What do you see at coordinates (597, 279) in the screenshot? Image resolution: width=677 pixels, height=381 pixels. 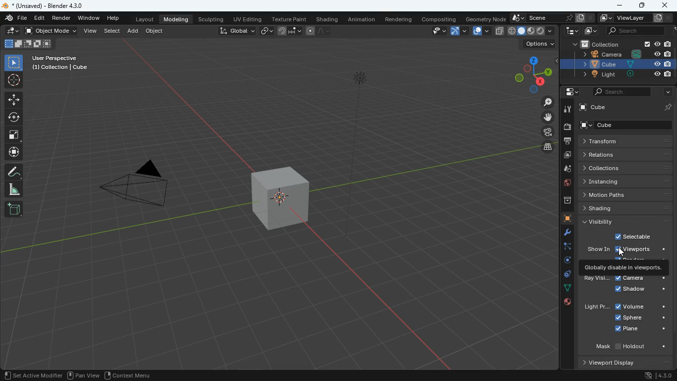 I see `ray vision` at bounding box center [597, 279].